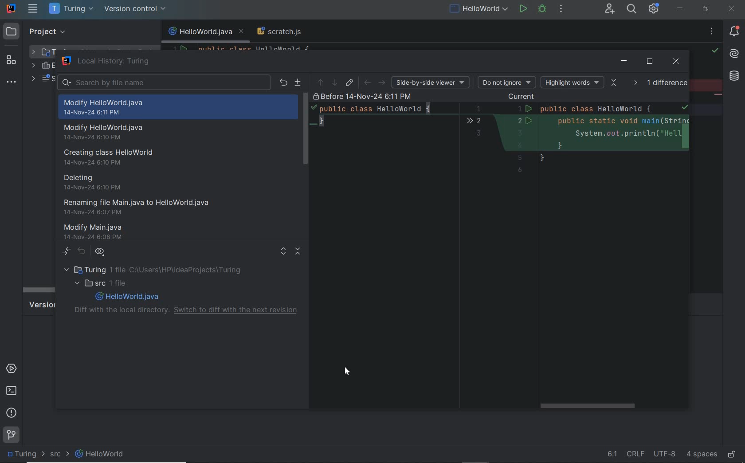  I want to click on no problems found, so click(712, 32).